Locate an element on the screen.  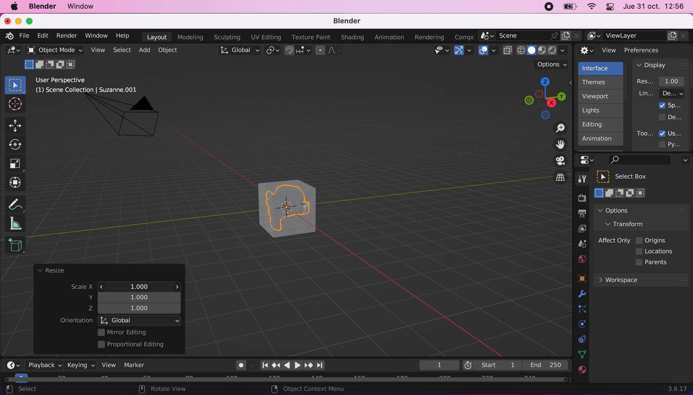
overlays is located at coordinates (488, 51).